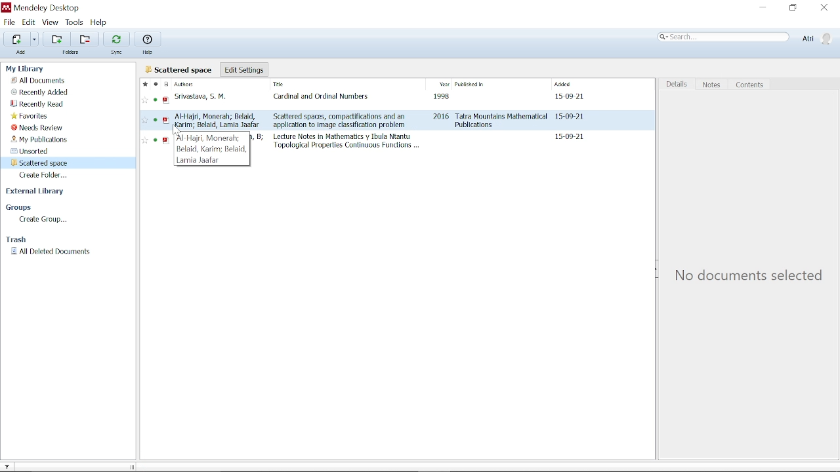 The height and width of the screenshot is (472, 840). I want to click on documents selected, so click(192, 467).